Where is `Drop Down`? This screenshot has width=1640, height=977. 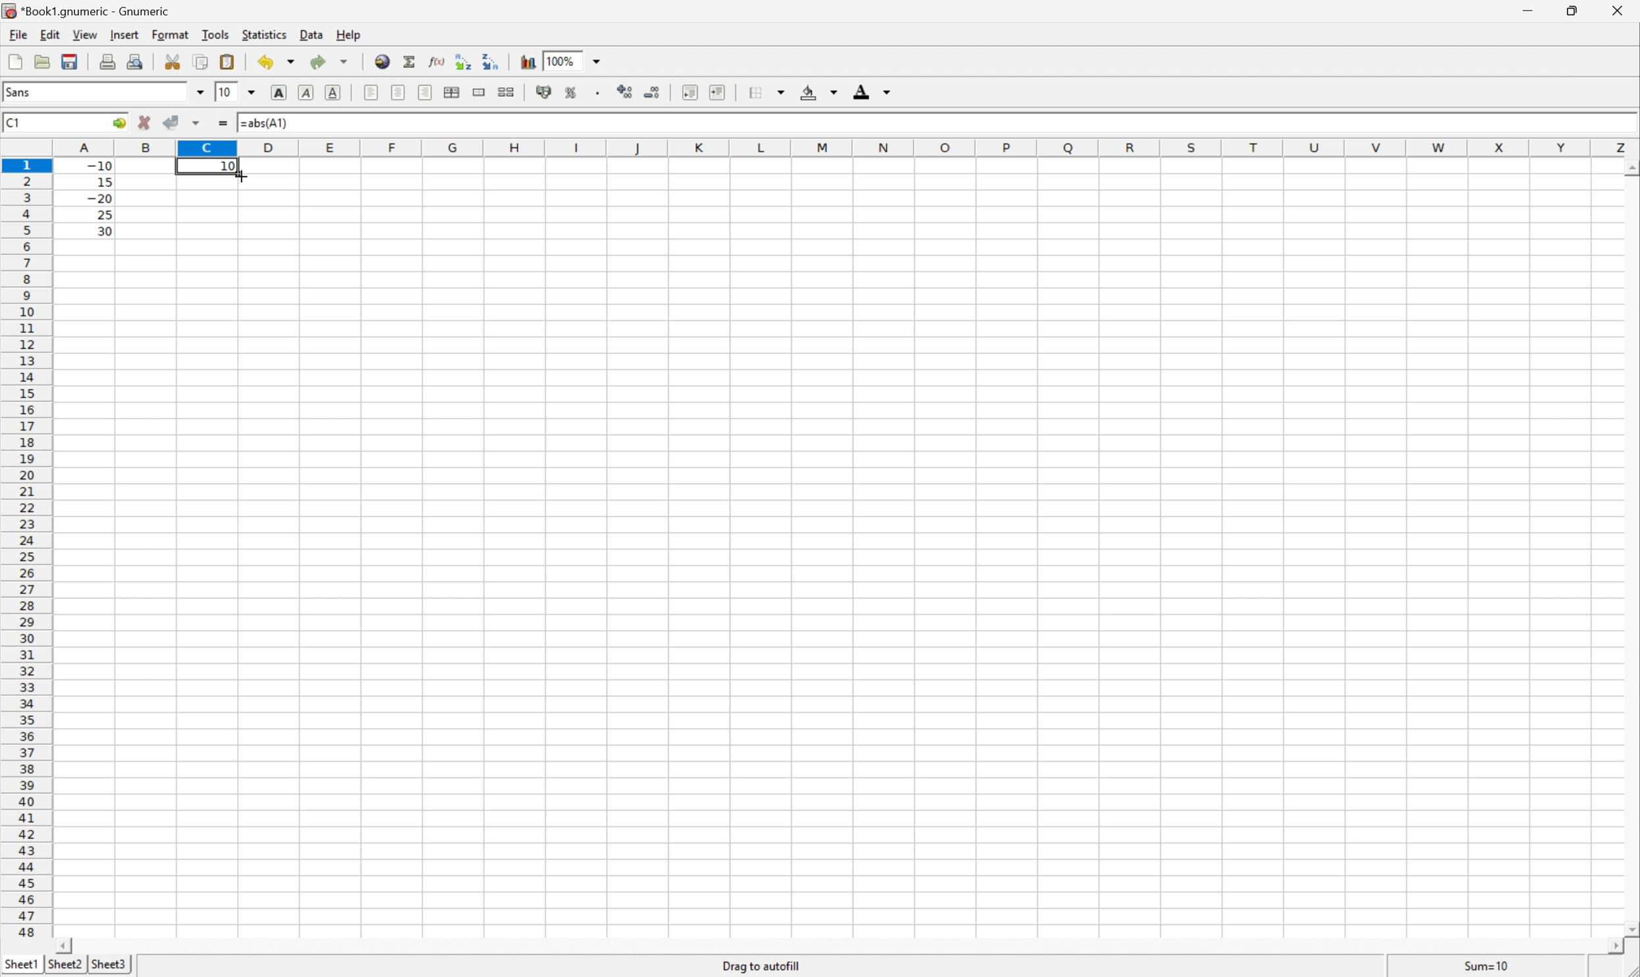
Drop Down is located at coordinates (199, 92).